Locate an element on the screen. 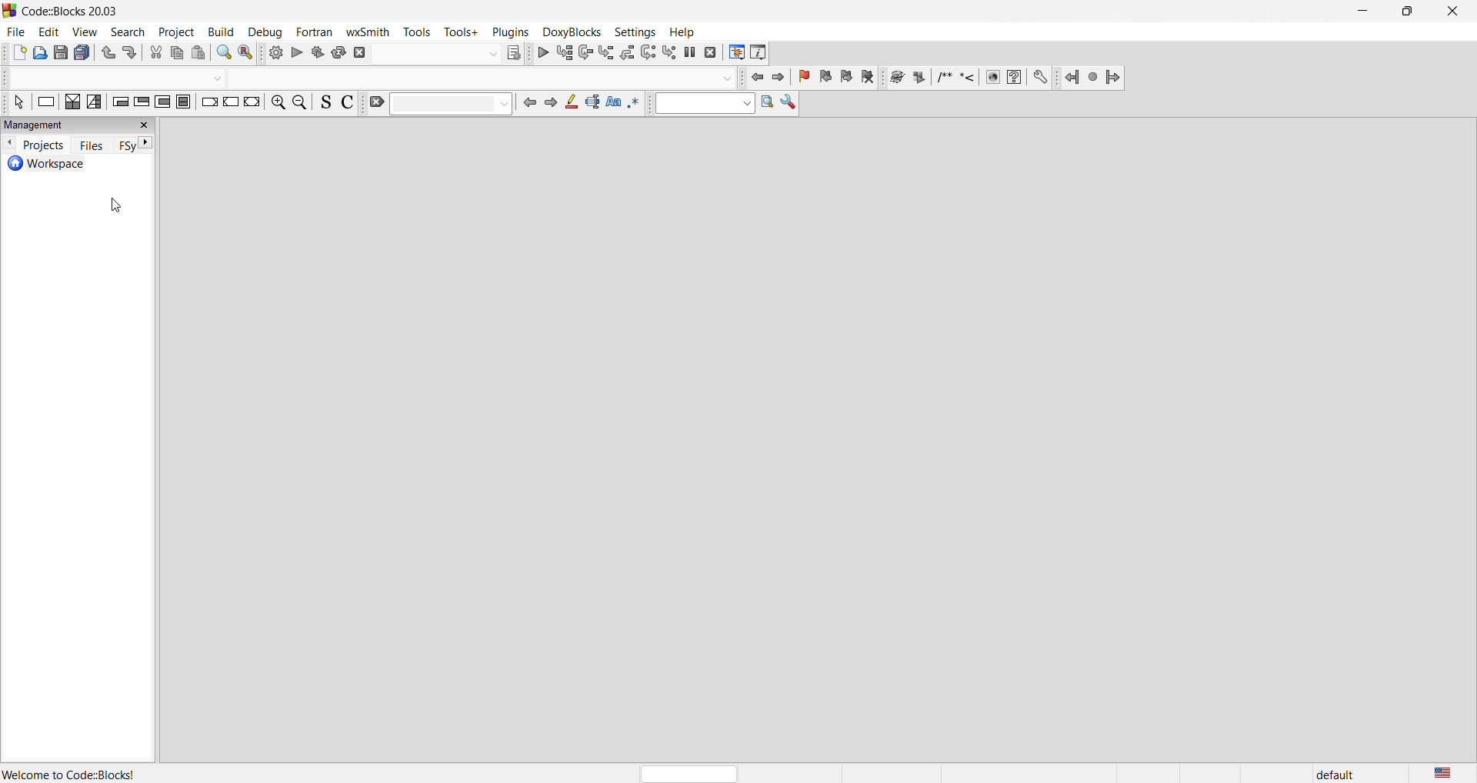 The width and height of the screenshot is (1477, 783). next bookmark is located at coordinates (846, 80).